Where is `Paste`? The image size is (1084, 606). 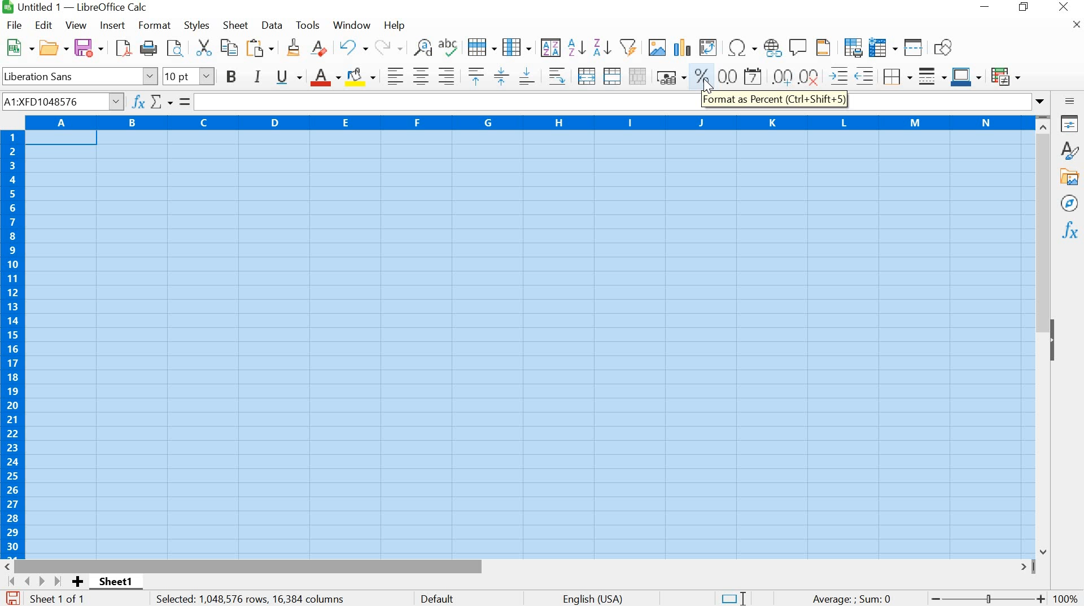
Paste is located at coordinates (261, 47).